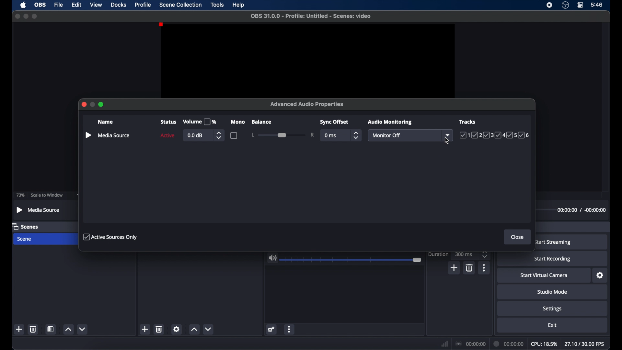 The image size is (622, 350). Describe the element at coordinates (261, 122) in the screenshot. I see `balance` at that location.